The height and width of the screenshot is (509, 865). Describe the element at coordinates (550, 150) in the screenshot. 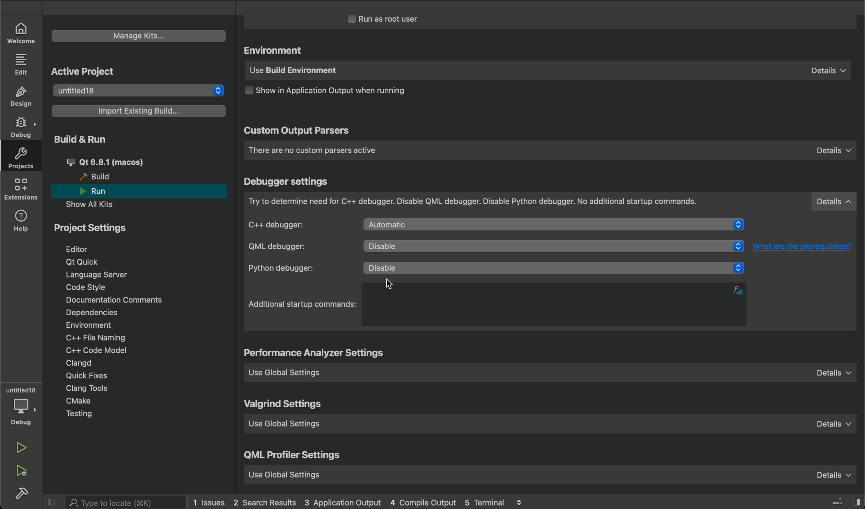

I see `custom parsers` at that location.